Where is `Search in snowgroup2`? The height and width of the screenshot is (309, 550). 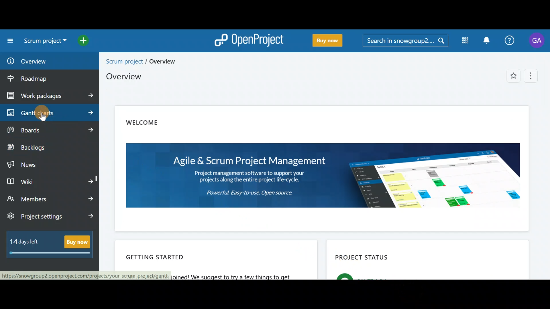
Search in snowgroup2 is located at coordinates (406, 41).